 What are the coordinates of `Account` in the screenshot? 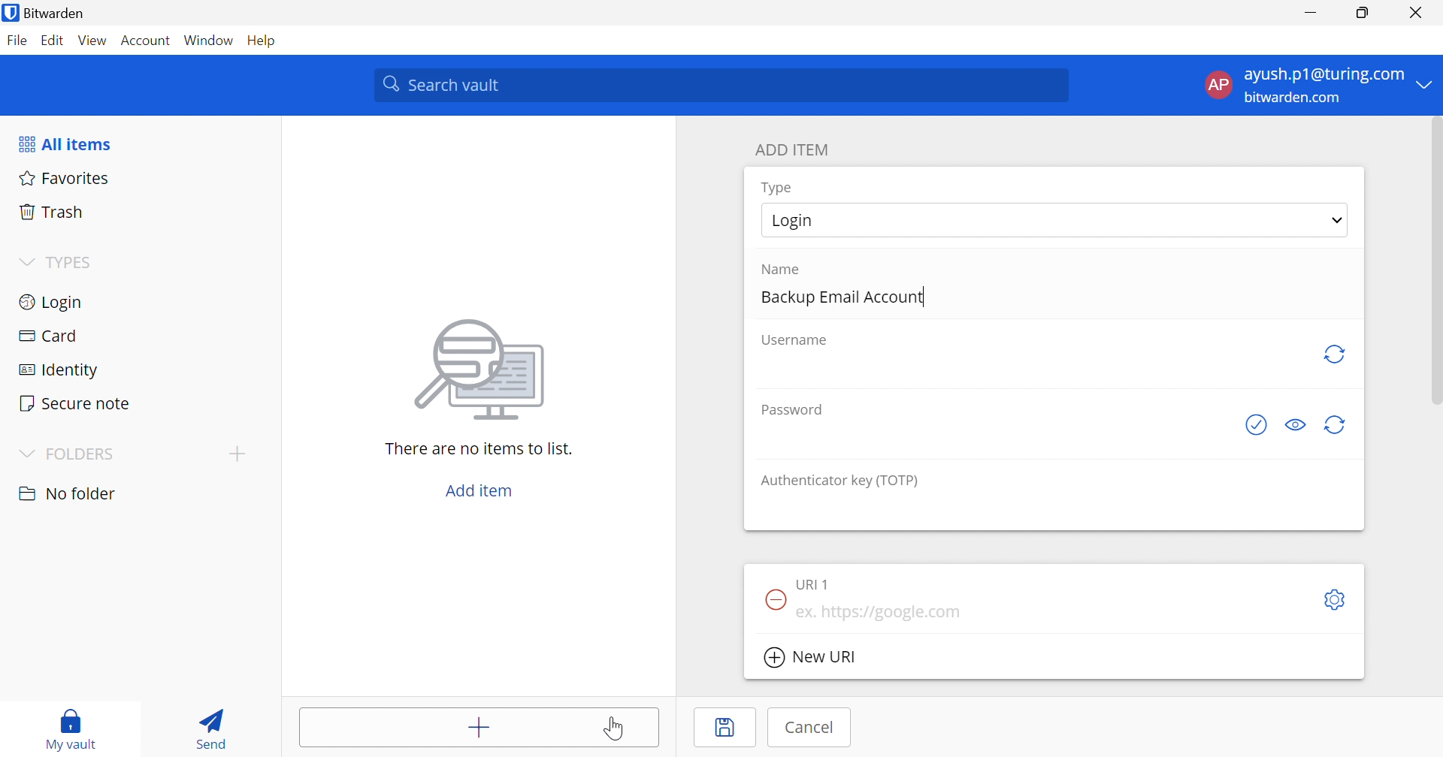 It's located at (147, 38).